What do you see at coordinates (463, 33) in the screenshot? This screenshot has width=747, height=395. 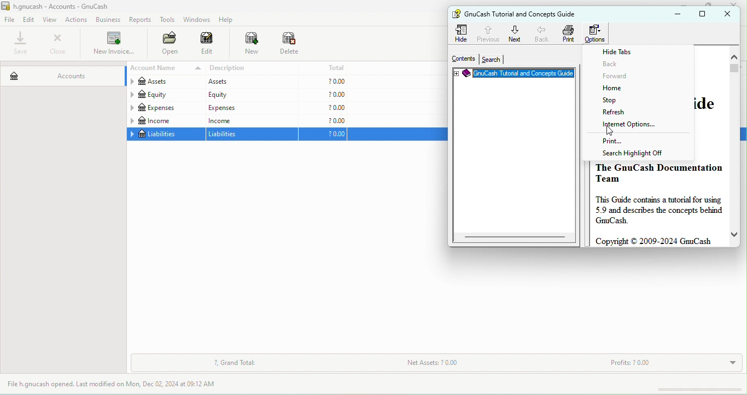 I see `hide` at bounding box center [463, 33].